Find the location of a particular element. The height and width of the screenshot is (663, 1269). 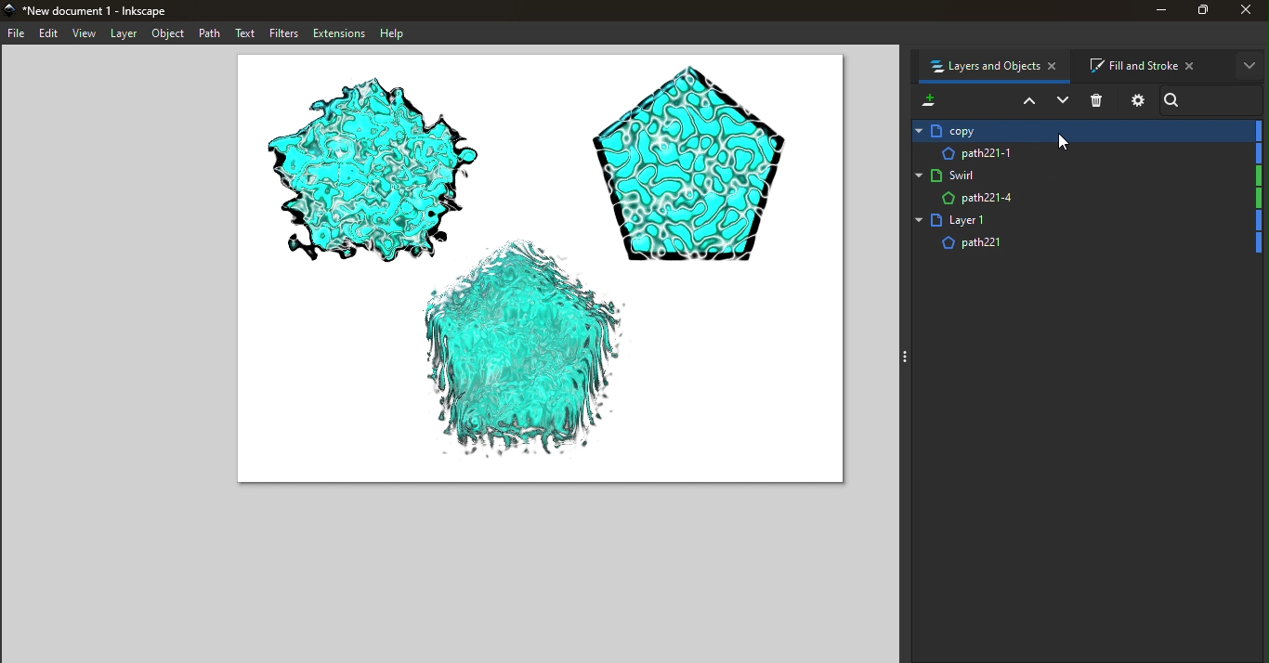

Search bar is located at coordinates (1212, 98).